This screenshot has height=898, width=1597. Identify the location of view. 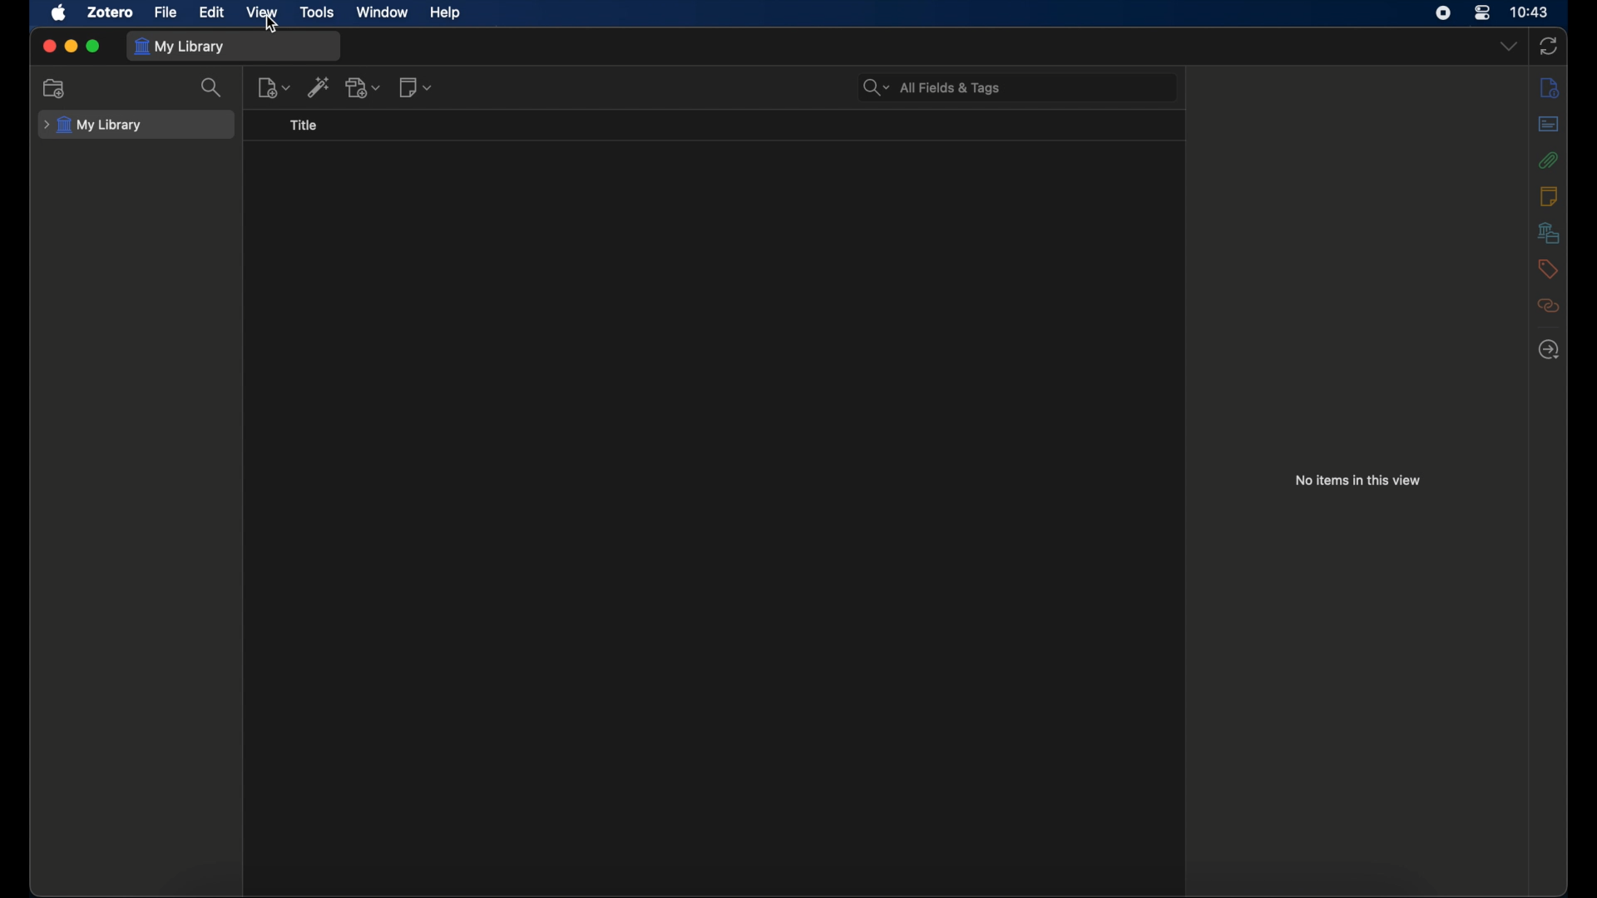
(261, 12).